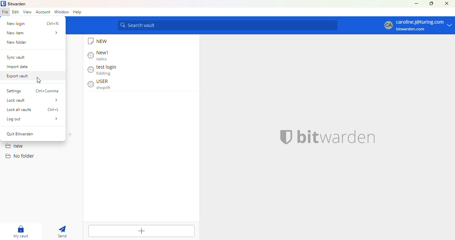 Image resolution: width=455 pixels, height=240 pixels. Describe the element at coordinates (33, 119) in the screenshot. I see `logout` at that location.